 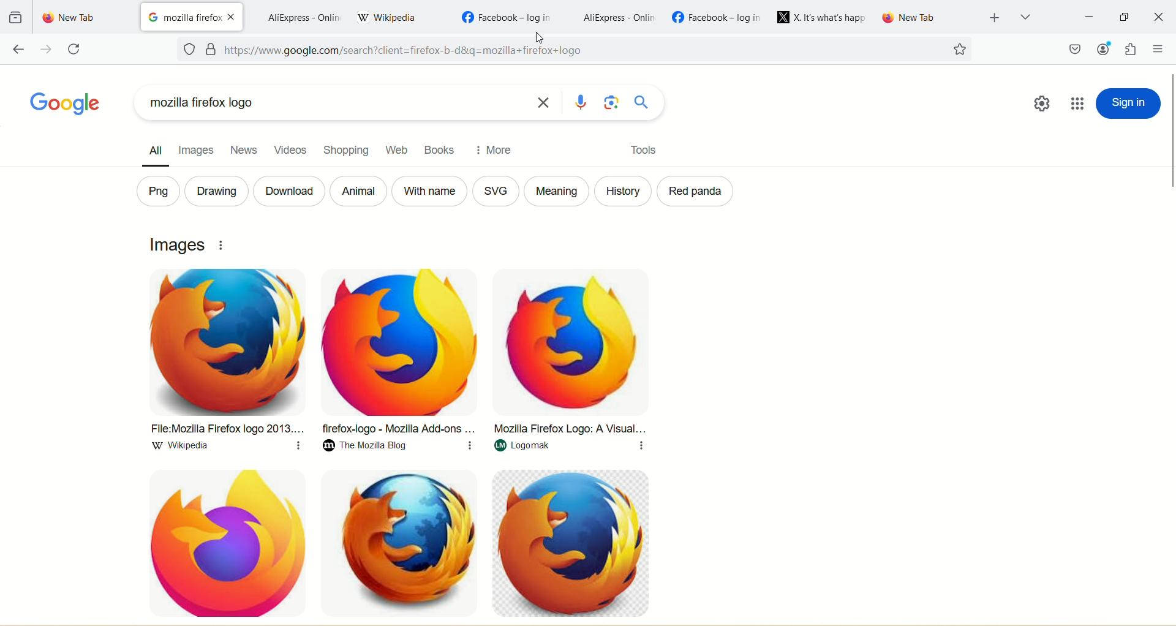 What do you see at coordinates (494, 149) in the screenshot?
I see `more` at bounding box center [494, 149].